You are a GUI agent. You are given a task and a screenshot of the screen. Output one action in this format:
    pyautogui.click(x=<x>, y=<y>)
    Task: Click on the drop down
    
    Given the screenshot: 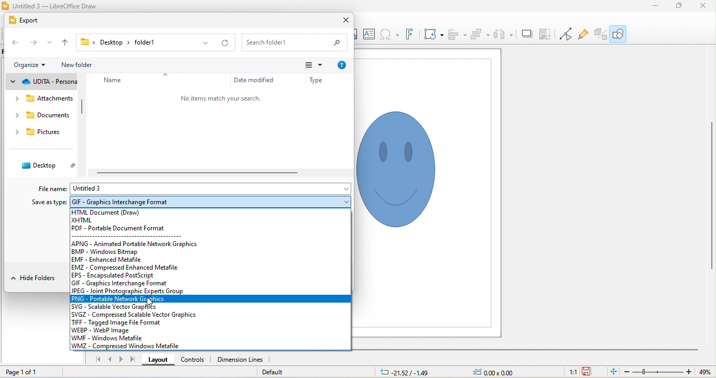 What is the action you would take?
    pyautogui.click(x=341, y=201)
    